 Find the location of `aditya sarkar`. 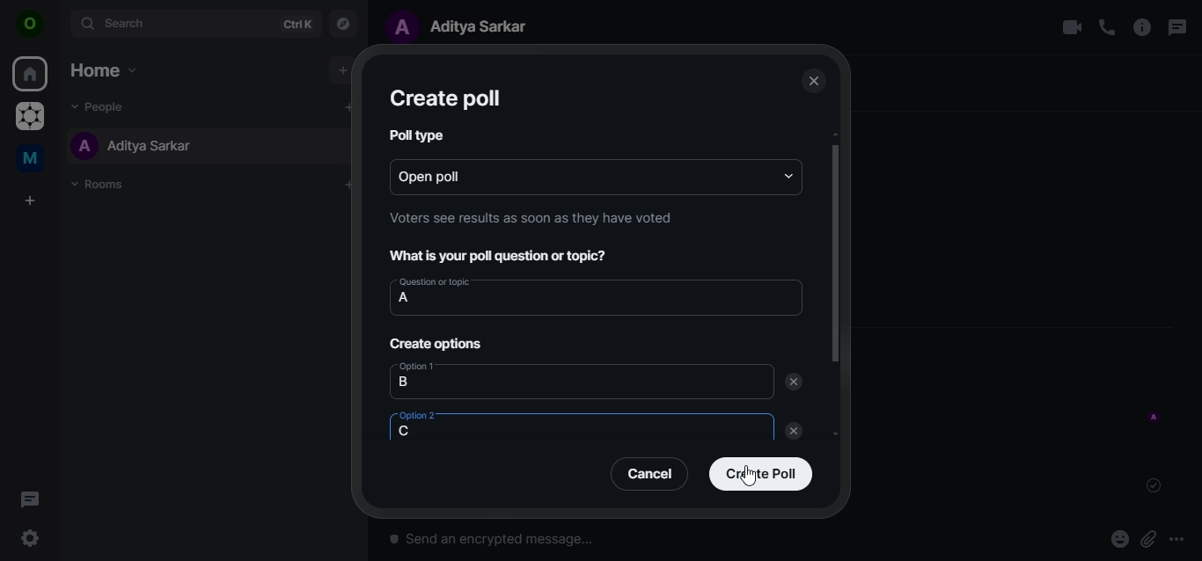

aditya sarkar is located at coordinates (465, 25).